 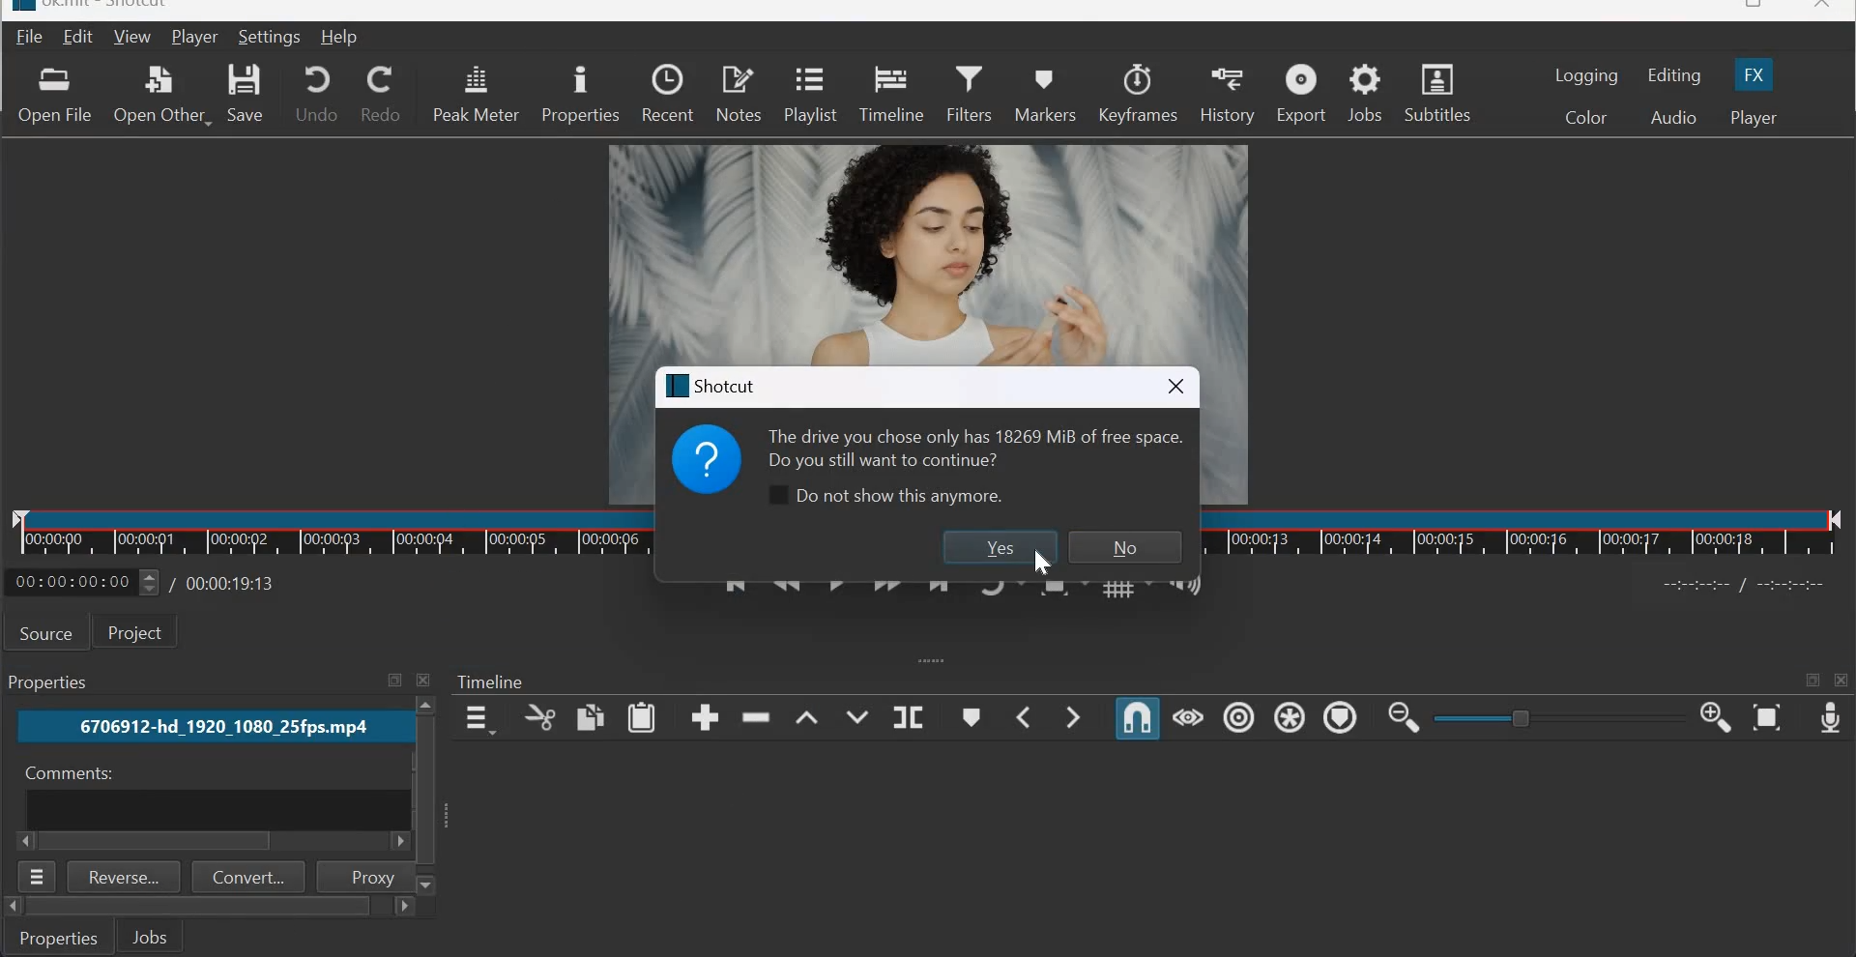 I want to click on Timeline, so click(x=332, y=535).